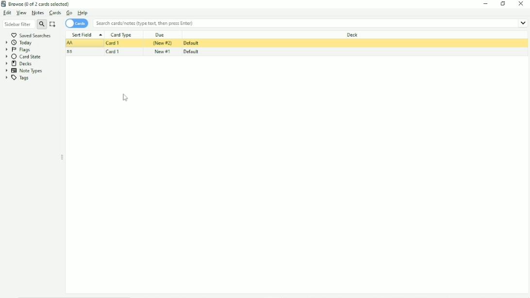  What do you see at coordinates (124, 34) in the screenshot?
I see `Card Type` at bounding box center [124, 34].